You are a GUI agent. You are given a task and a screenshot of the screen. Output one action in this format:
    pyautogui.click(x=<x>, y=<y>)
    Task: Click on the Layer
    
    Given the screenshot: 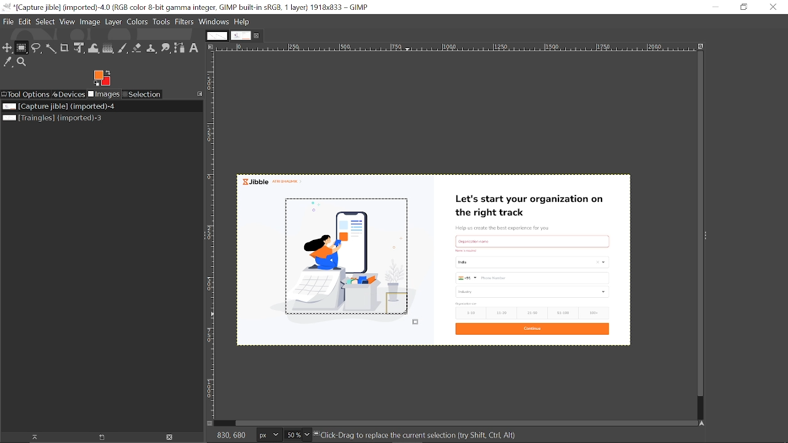 What is the action you would take?
    pyautogui.click(x=115, y=23)
    